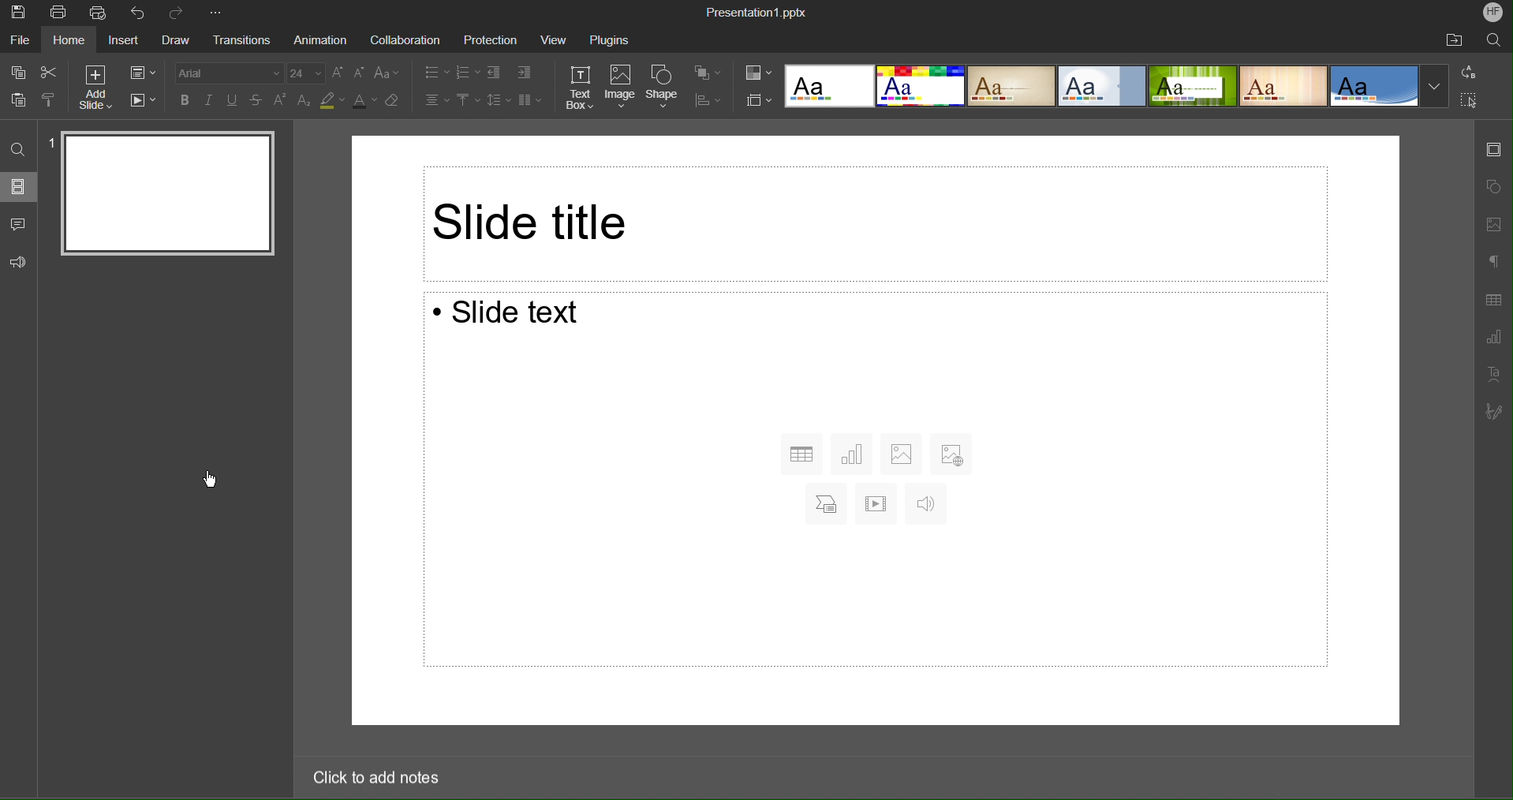  Describe the element at coordinates (223, 71) in the screenshot. I see `Font ` at that location.